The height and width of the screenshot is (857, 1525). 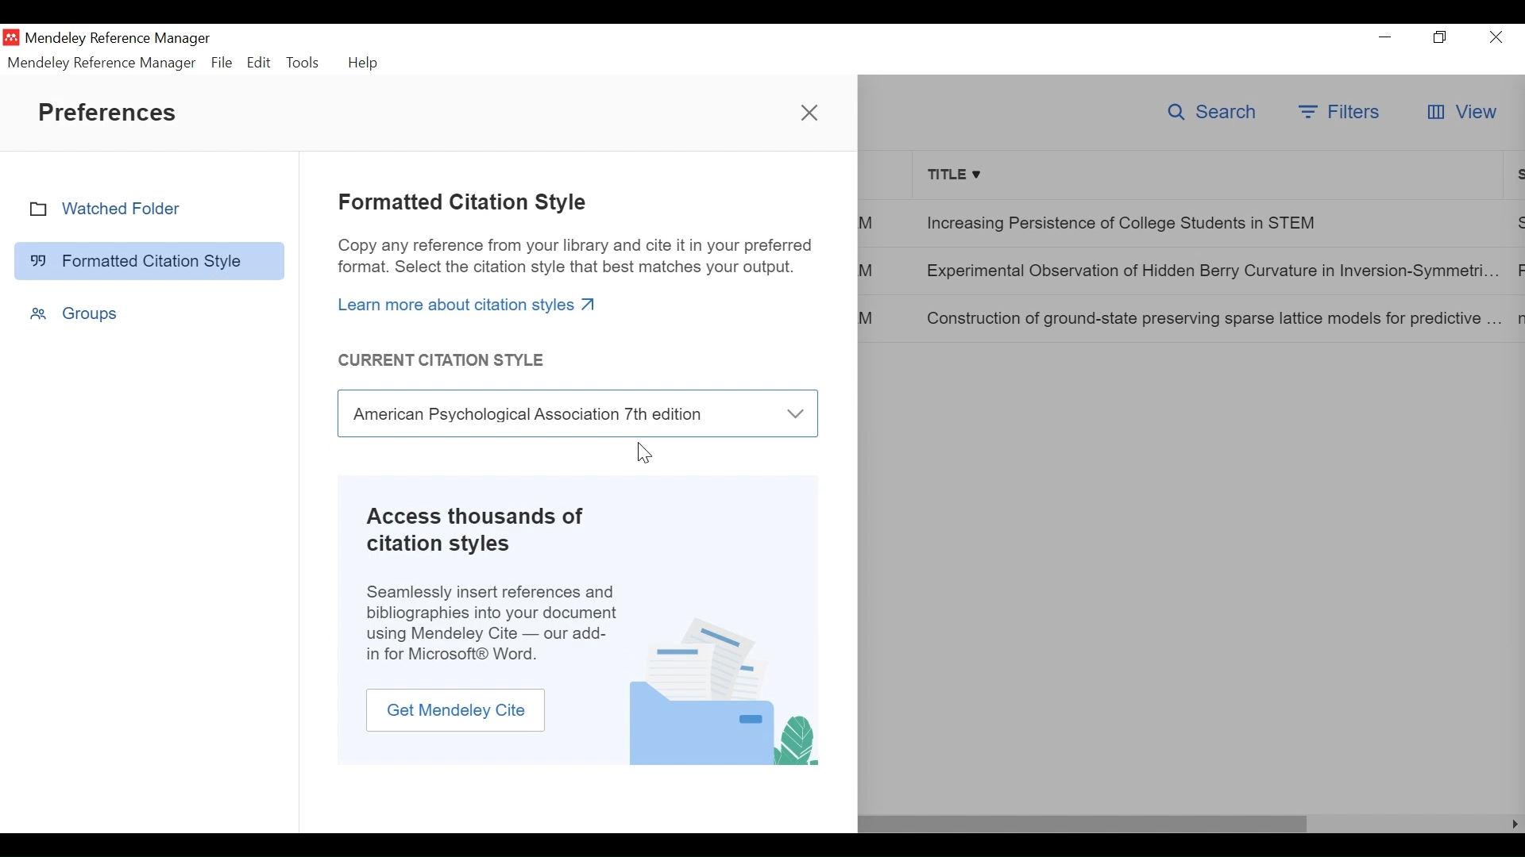 What do you see at coordinates (10, 37) in the screenshot?
I see `Mendeley Desktop Icon` at bounding box center [10, 37].